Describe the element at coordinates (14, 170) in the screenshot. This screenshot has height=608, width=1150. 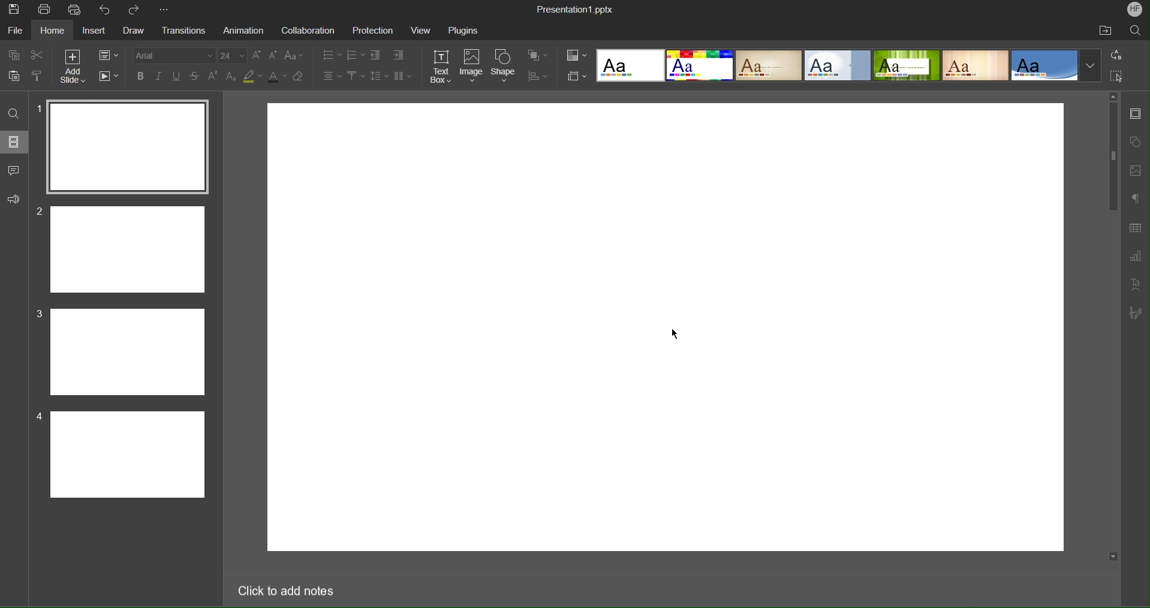
I see `Comments` at that location.